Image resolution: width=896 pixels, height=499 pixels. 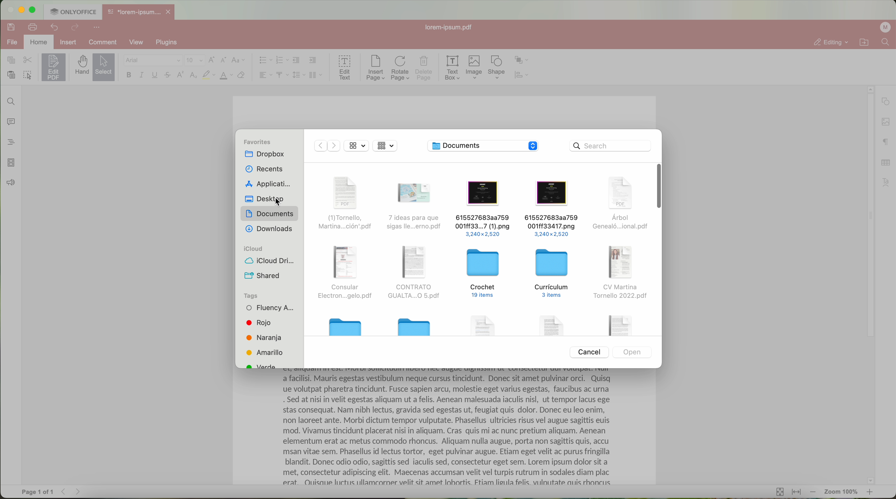 I want to click on Documents, so click(x=465, y=146).